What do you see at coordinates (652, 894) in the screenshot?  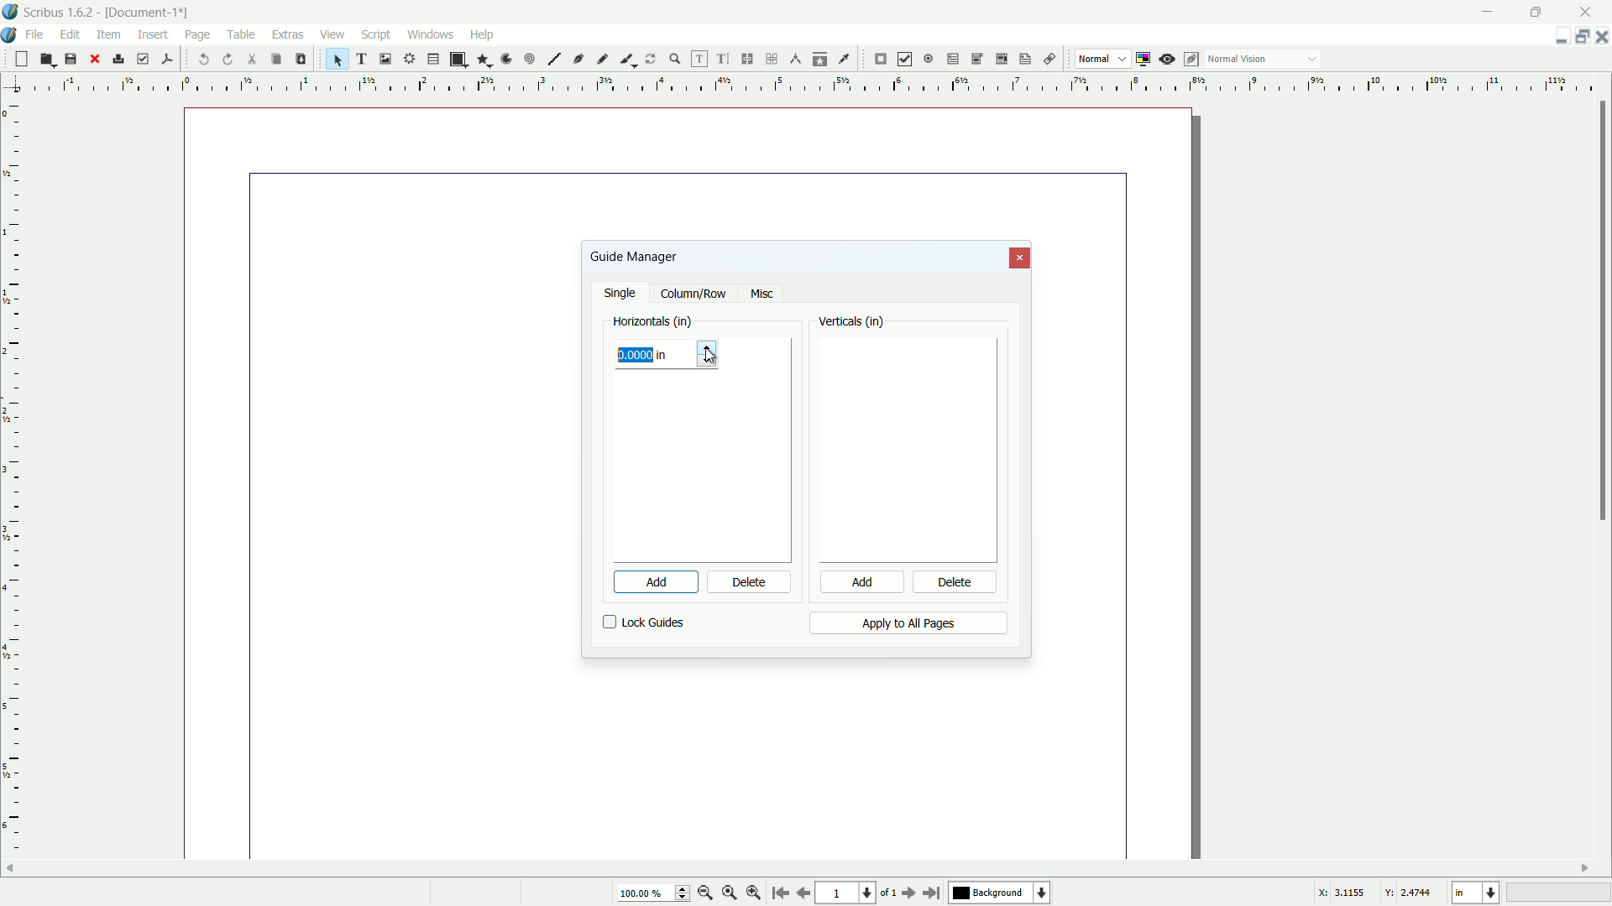 I see `current zoom percentage` at bounding box center [652, 894].